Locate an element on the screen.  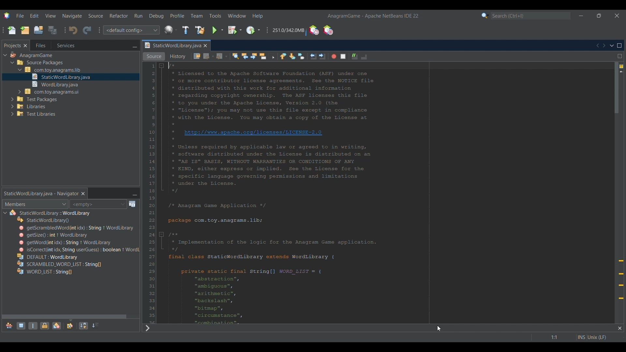
World Library is located at coordinates (171, 30).